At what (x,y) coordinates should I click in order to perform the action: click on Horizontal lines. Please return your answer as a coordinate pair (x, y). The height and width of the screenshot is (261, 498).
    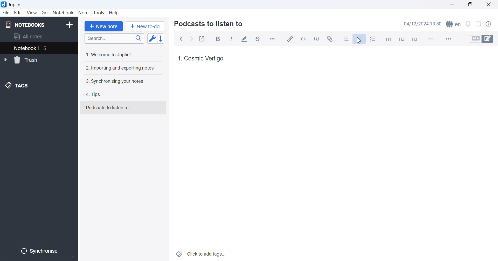
    Looking at the image, I should click on (431, 39).